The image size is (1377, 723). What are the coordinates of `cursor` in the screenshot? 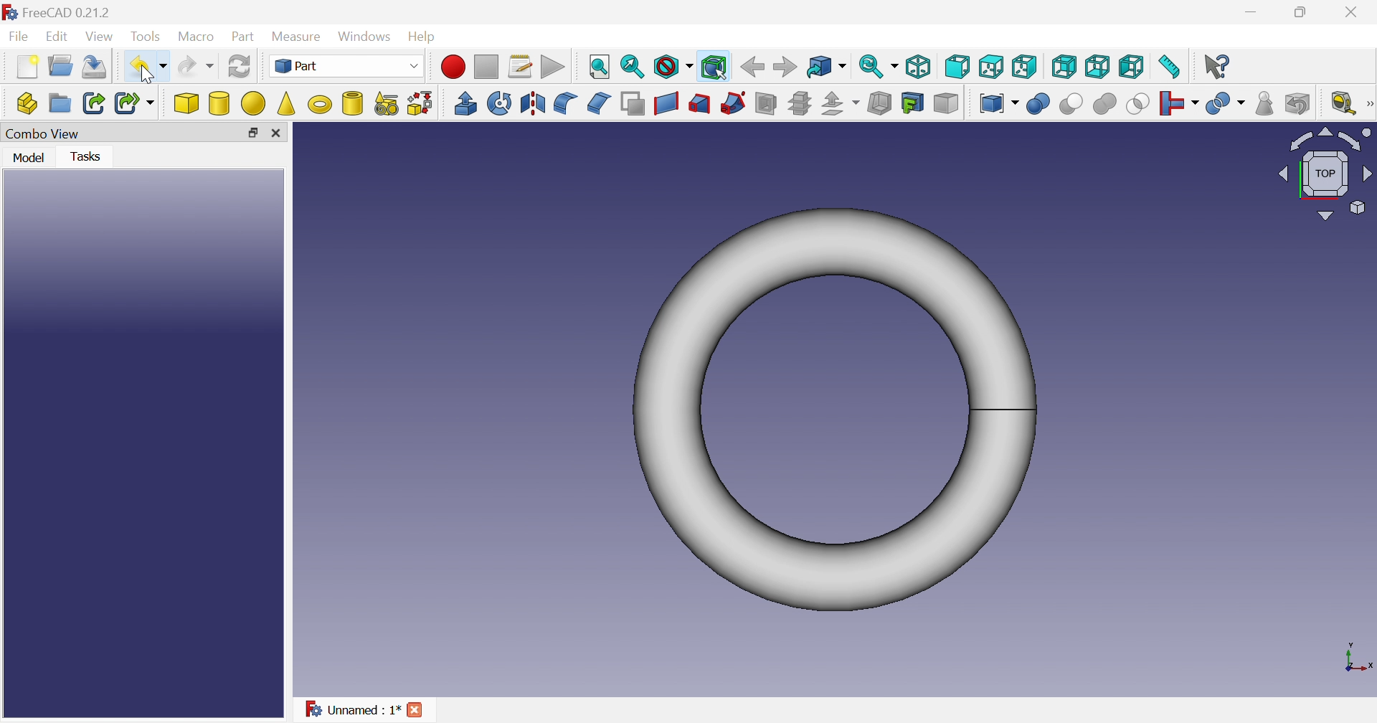 It's located at (150, 73).